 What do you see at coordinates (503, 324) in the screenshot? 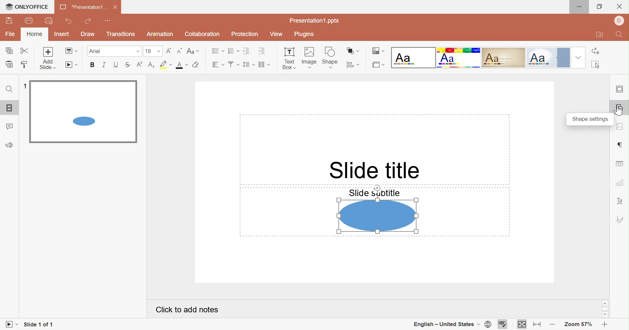
I see `Spell checking` at bounding box center [503, 324].